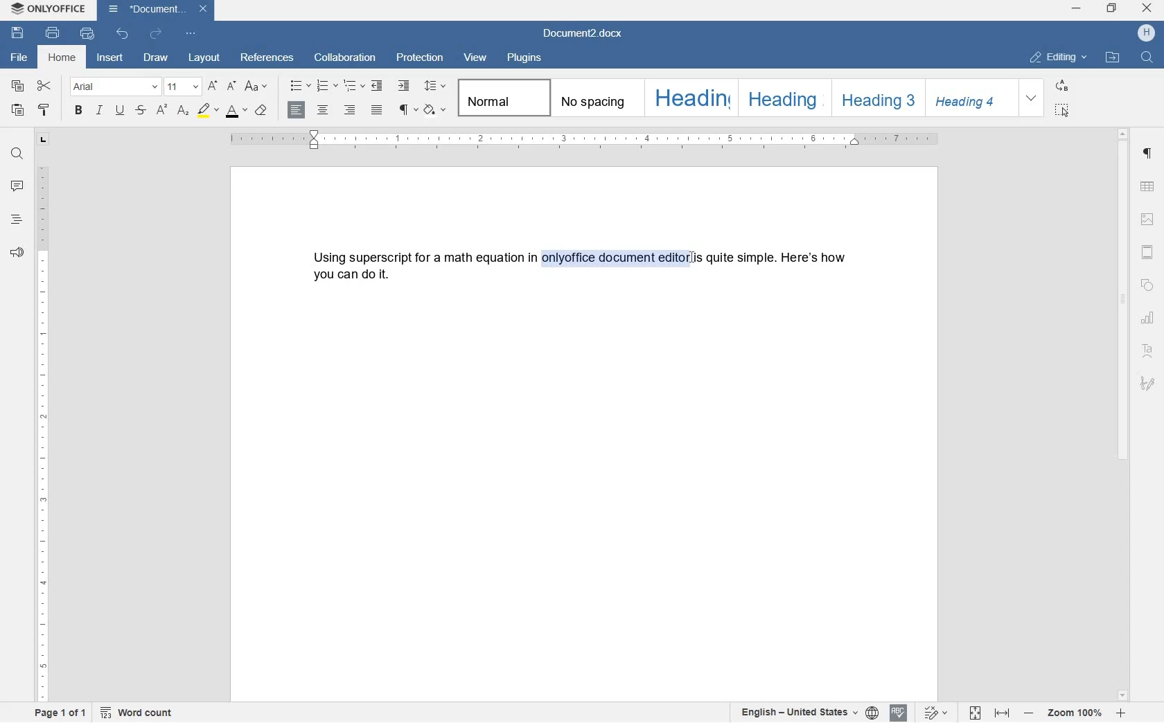 Image resolution: width=1164 pixels, height=723 pixels. What do you see at coordinates (1149, 253) in the screenshot?
I see `header & footer` at bounding box center [1149, 253].